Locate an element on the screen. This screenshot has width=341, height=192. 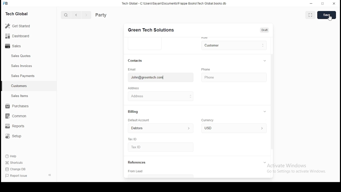
default account is located at coordinates (139, 120).